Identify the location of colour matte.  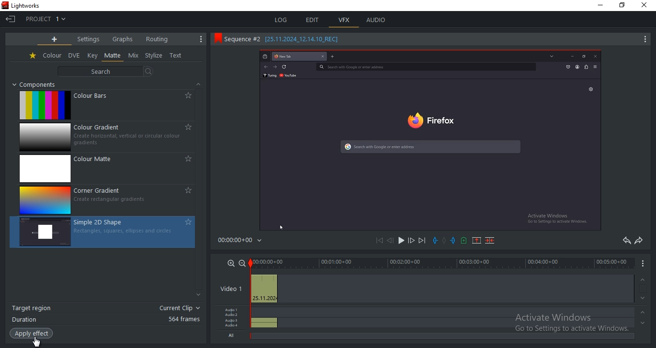
(108, 169).